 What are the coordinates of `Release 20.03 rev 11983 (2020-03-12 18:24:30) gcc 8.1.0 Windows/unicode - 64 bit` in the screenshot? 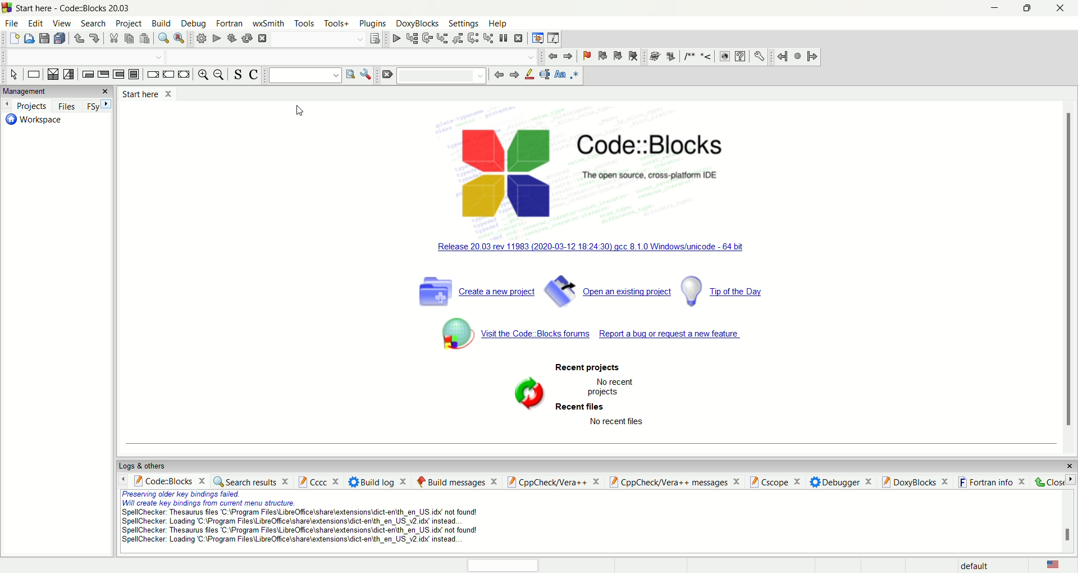 It's located at (592, 247).